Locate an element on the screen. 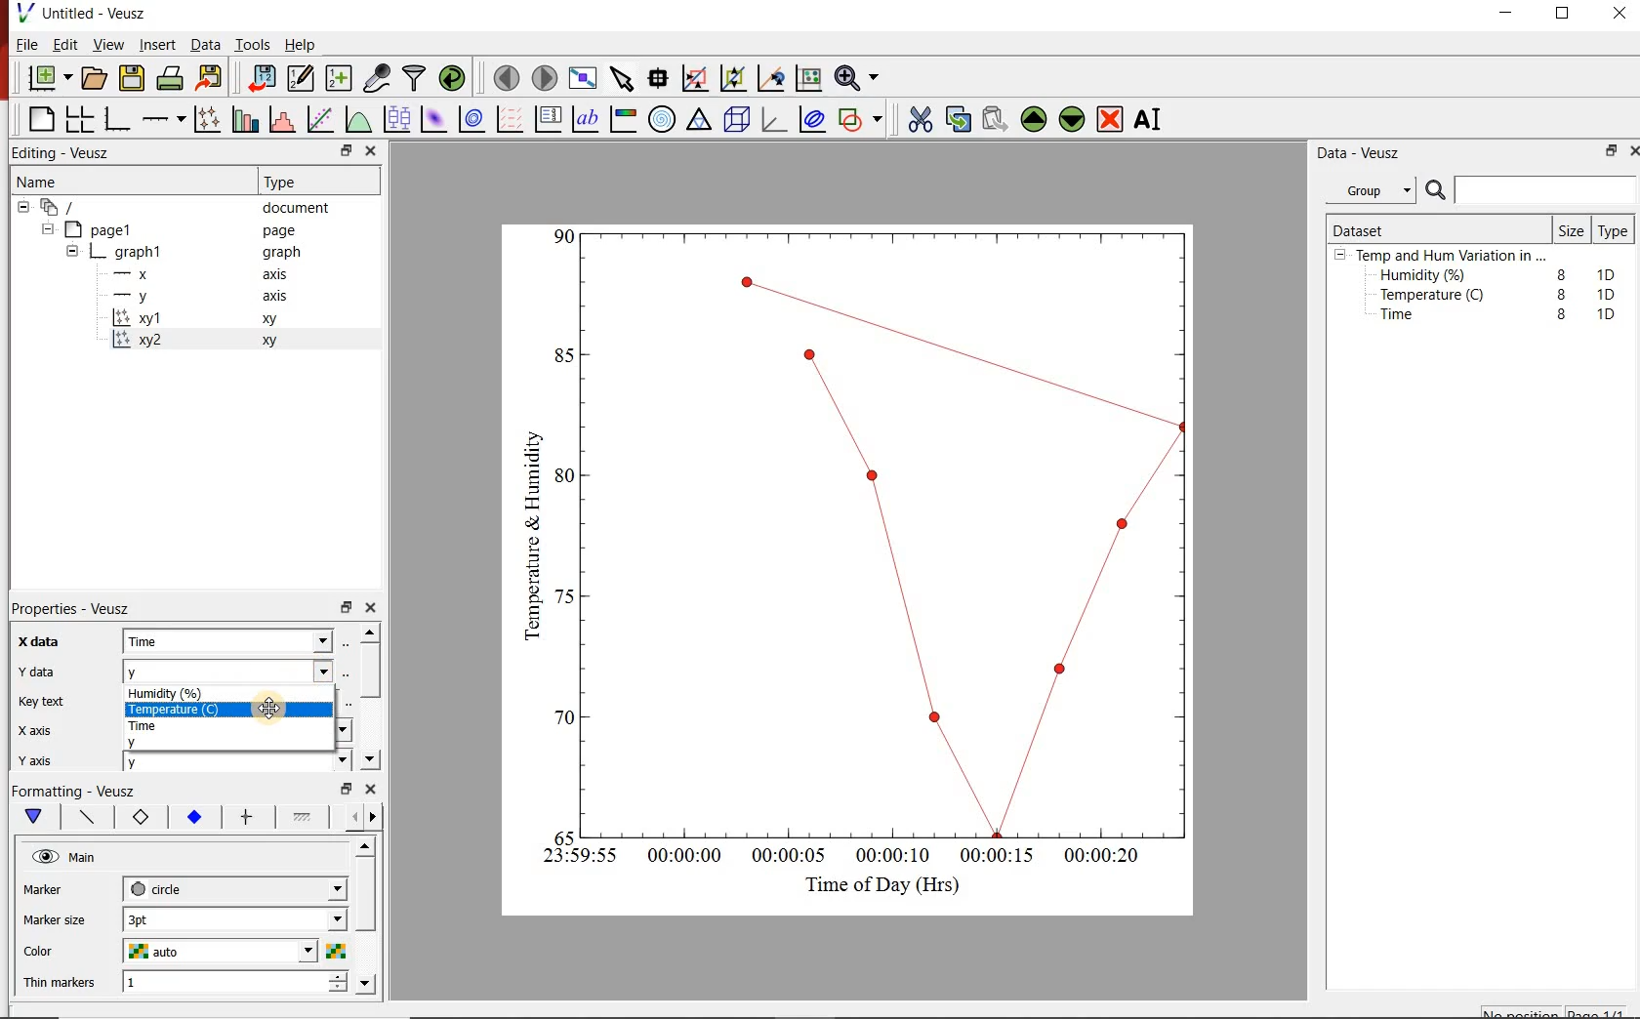  Temp and Hum Variation in ... is located at coordinates (1451, 256).